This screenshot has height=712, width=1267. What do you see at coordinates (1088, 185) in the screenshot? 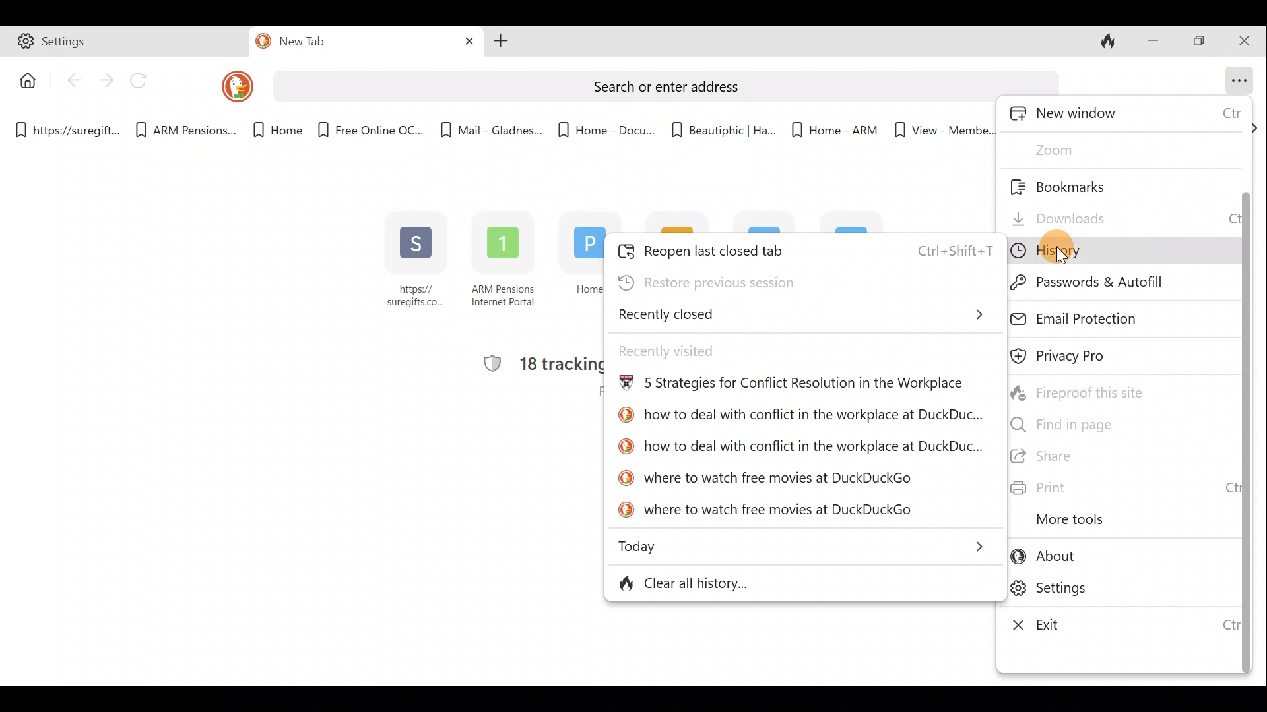
I see `Bookmarks` at bounding box center [1088, 185].